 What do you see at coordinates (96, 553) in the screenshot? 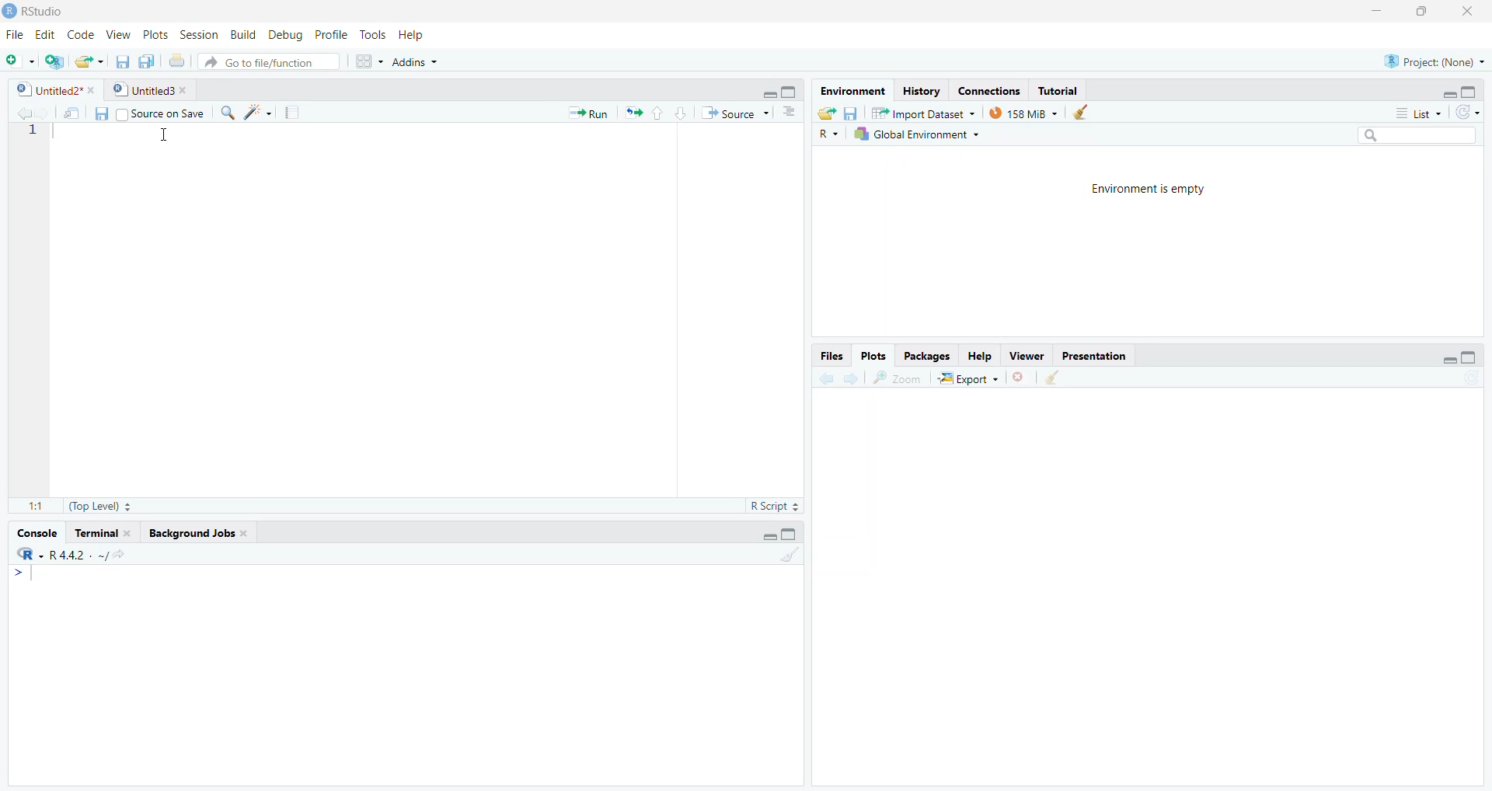
I see `R442 - ~/` at bounding box center [96, 553].